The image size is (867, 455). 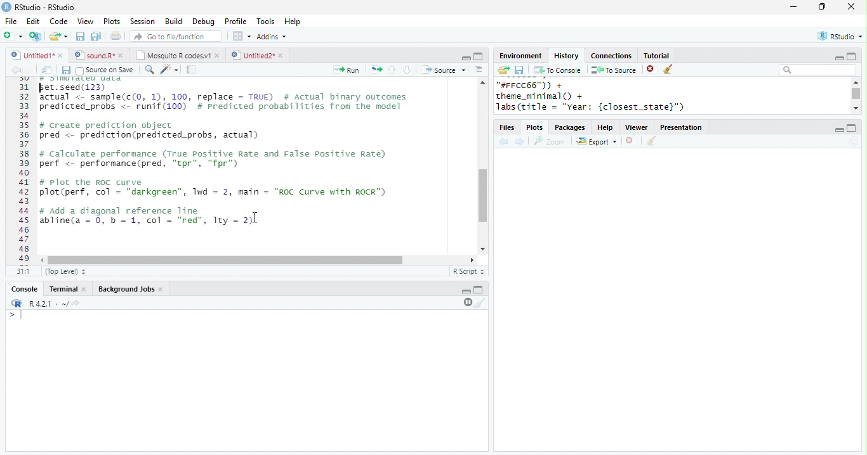 I want to click on Viewer, so click(x=637, y=128).